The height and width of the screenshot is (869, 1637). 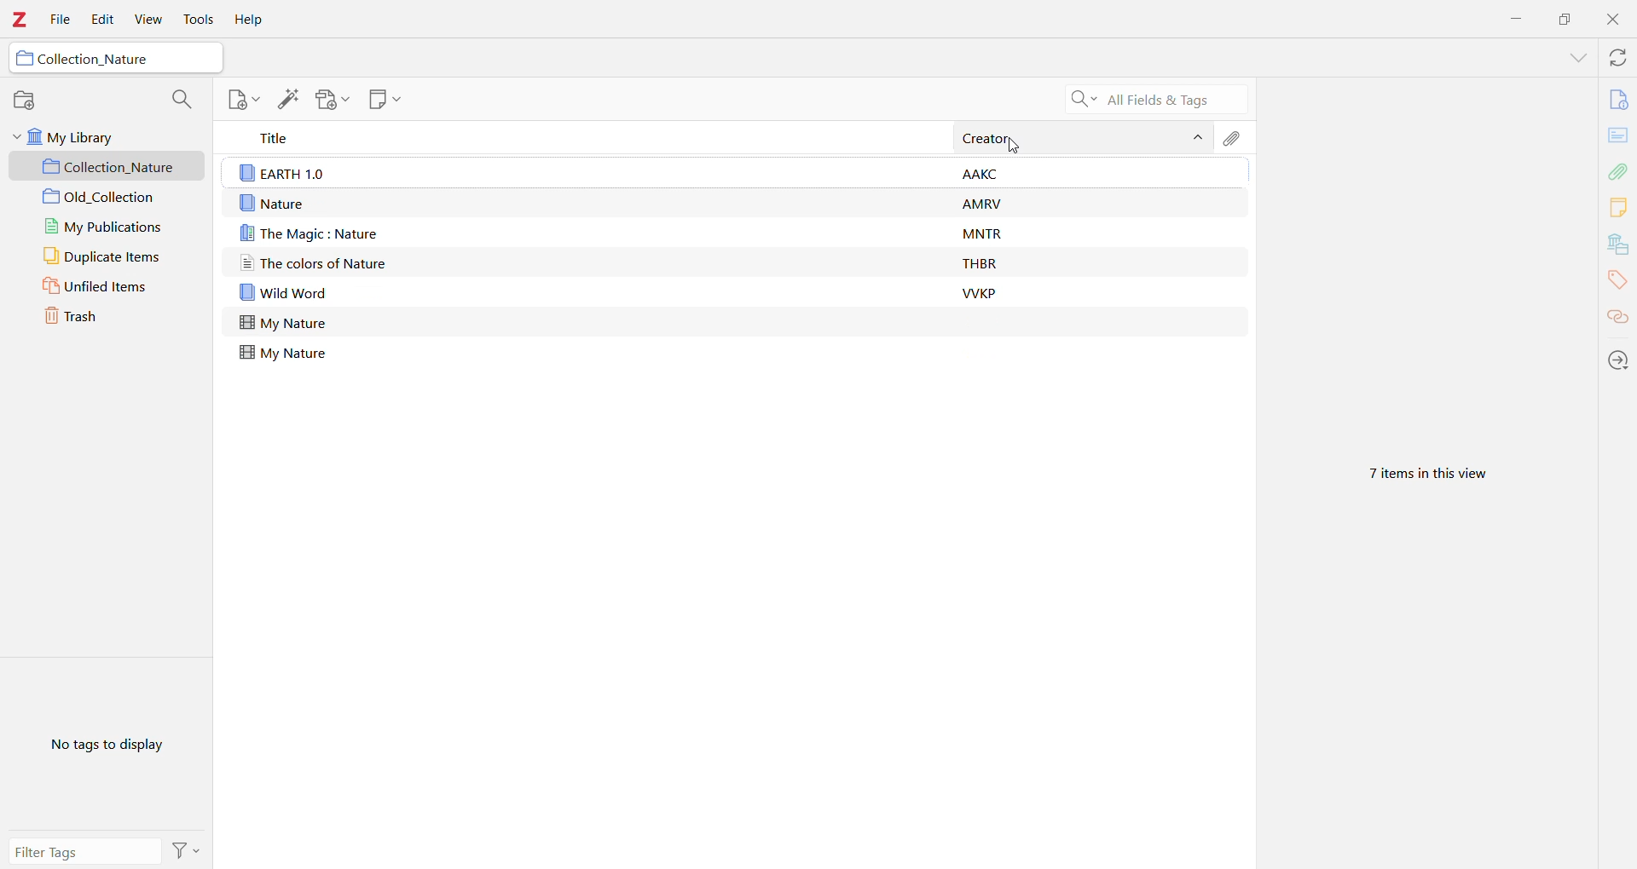 What do you see at coordinates (1566, 19) in the screenshot?
I see `Restore Down` at bounding box center [1566, 19].